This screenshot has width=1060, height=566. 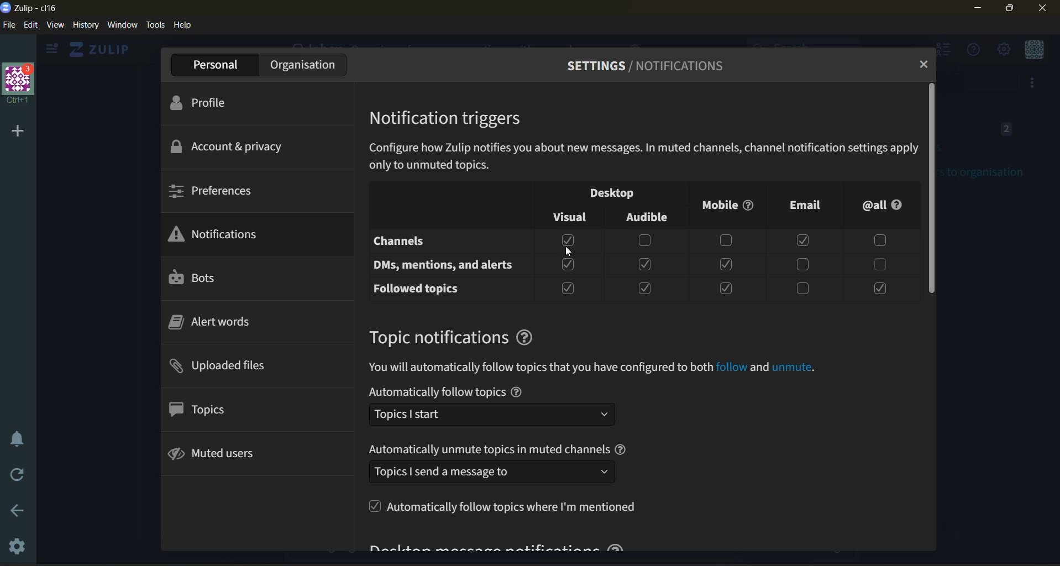 I want to click on muted users, so click(x=227, y=454).